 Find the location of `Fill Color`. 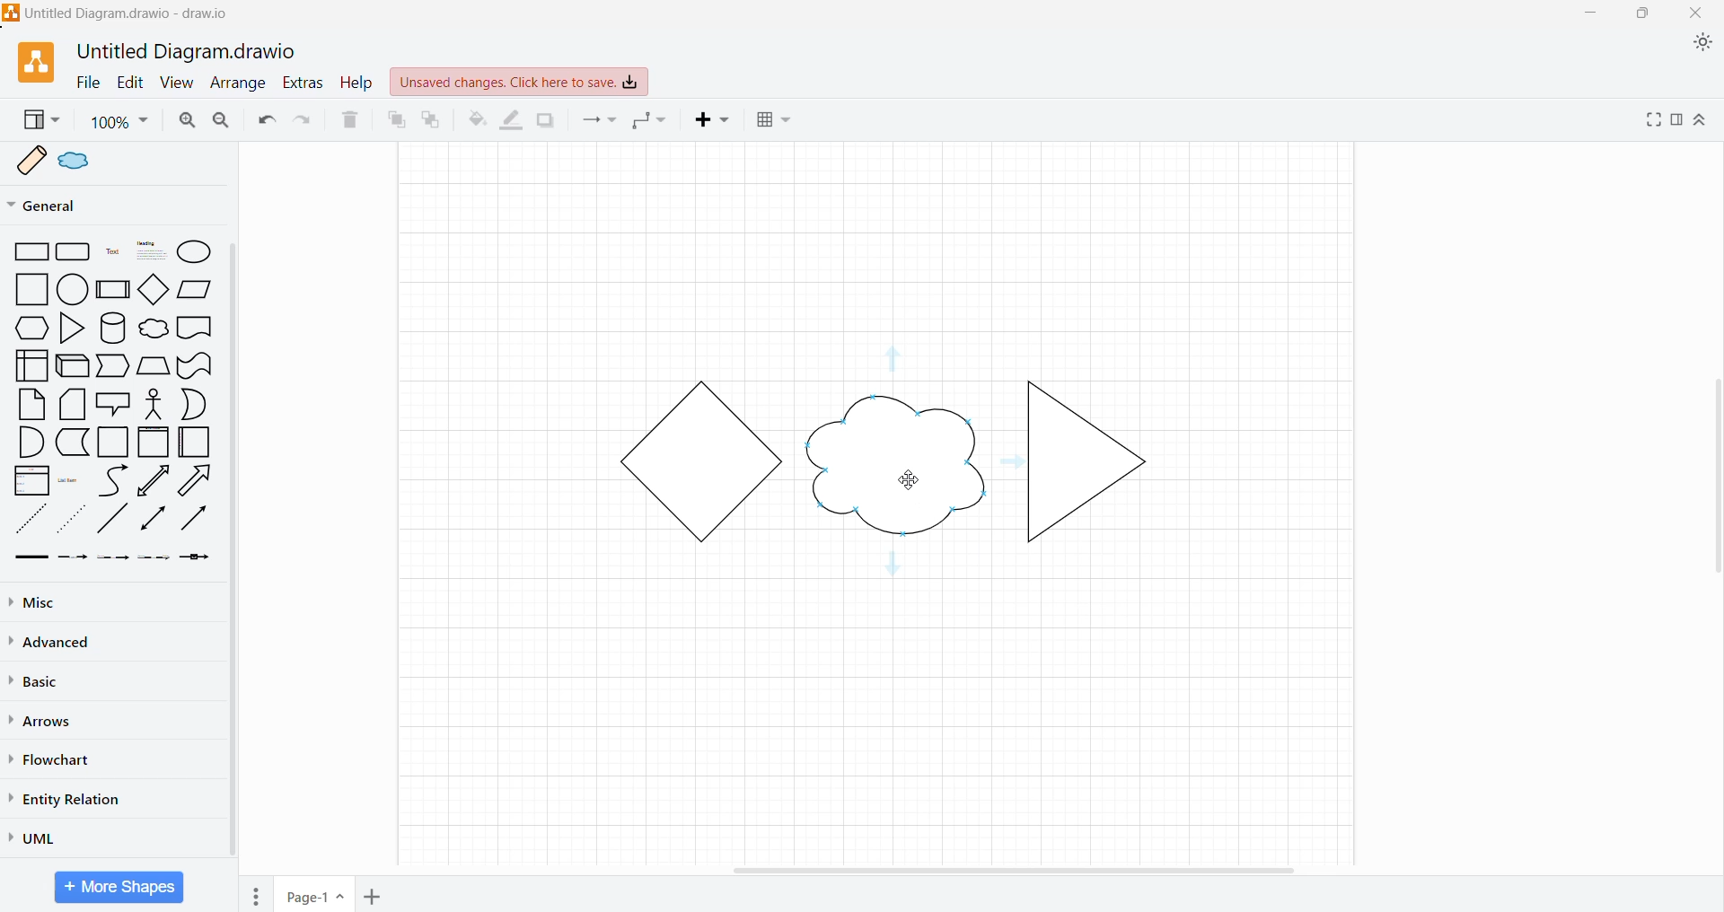

Fill Color is located at coordinates (472, 120).